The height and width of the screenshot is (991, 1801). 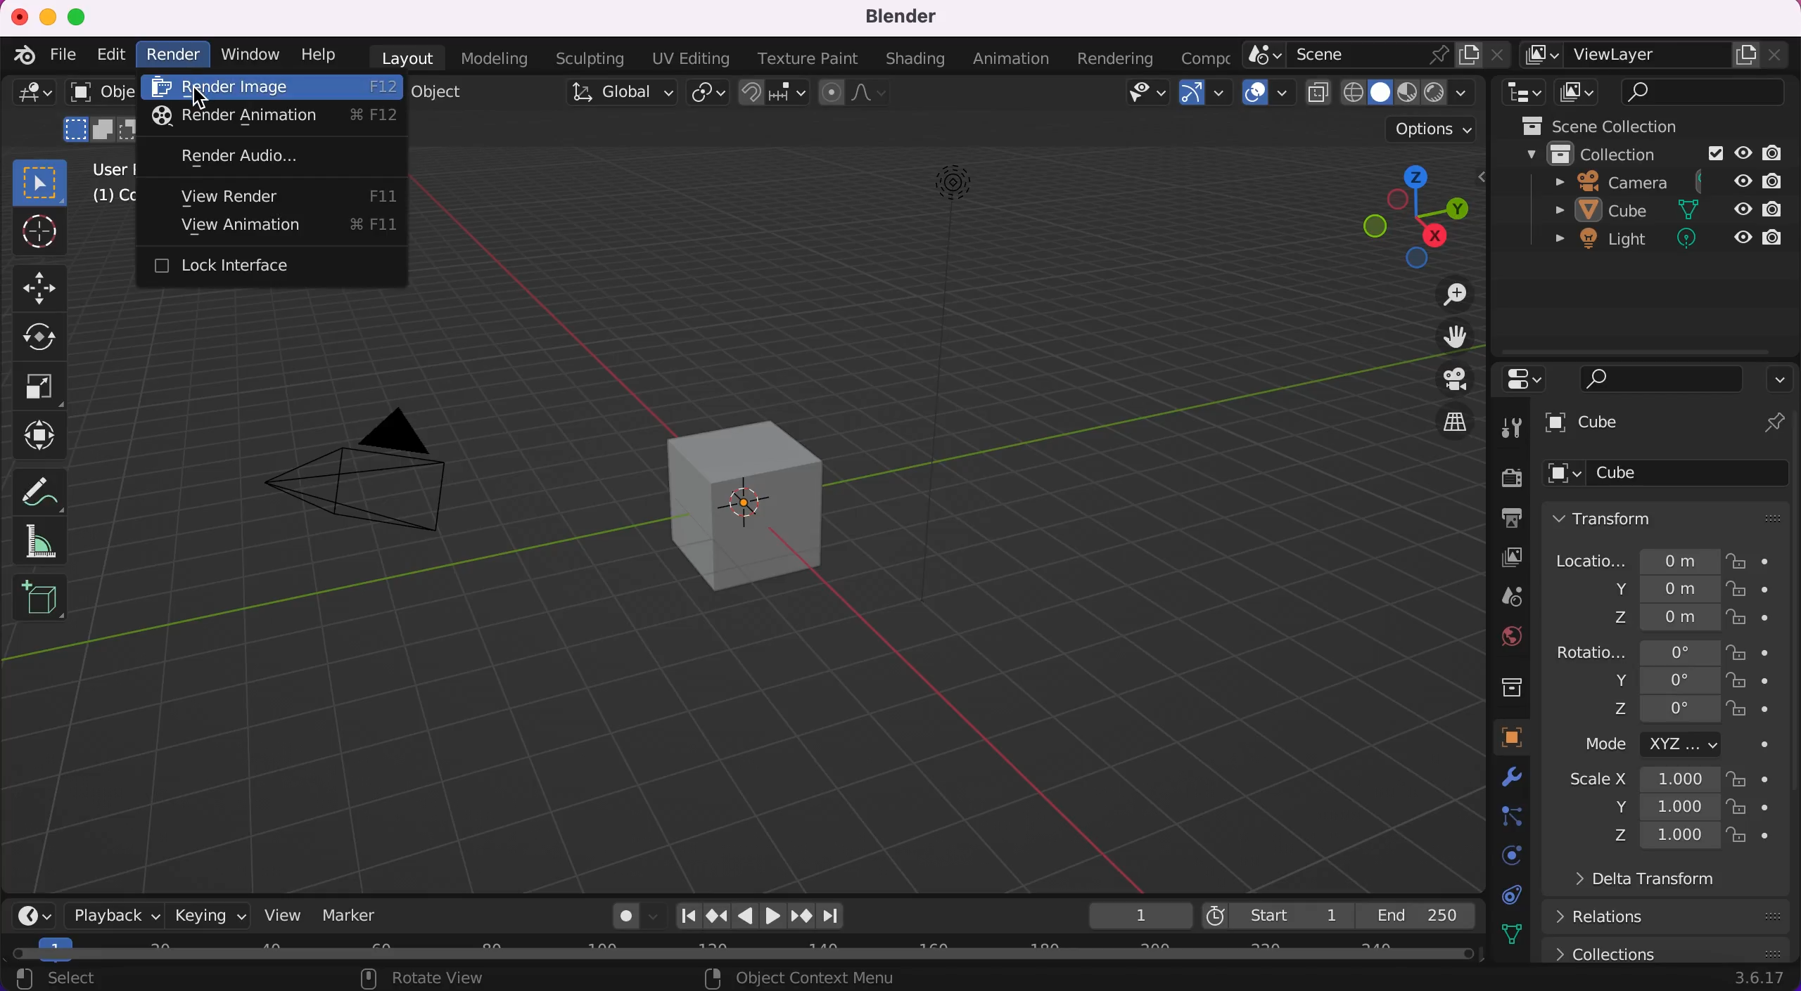 What do you see at coordinates (1630, 559) in the screenshot?
I see `locatio... 0m` at bounding box center [1630, 559].